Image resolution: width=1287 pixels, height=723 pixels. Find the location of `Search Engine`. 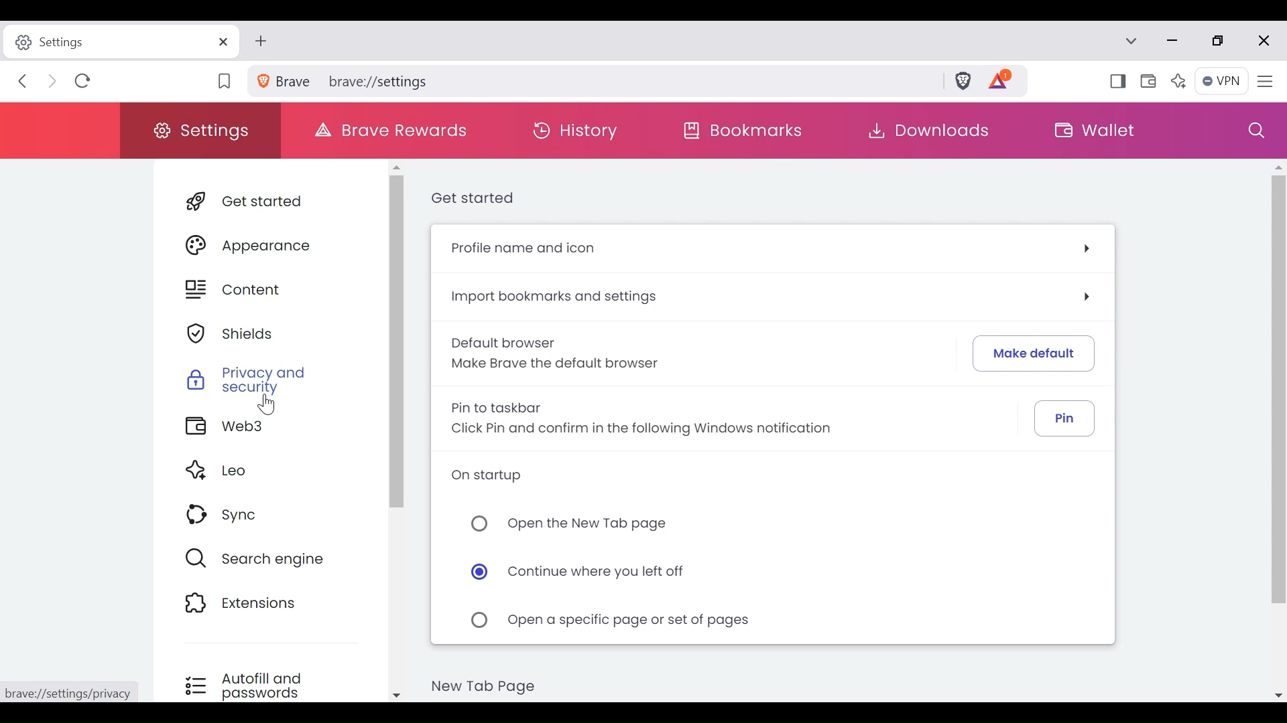

Search Engine is located at coordinates (263, 558).